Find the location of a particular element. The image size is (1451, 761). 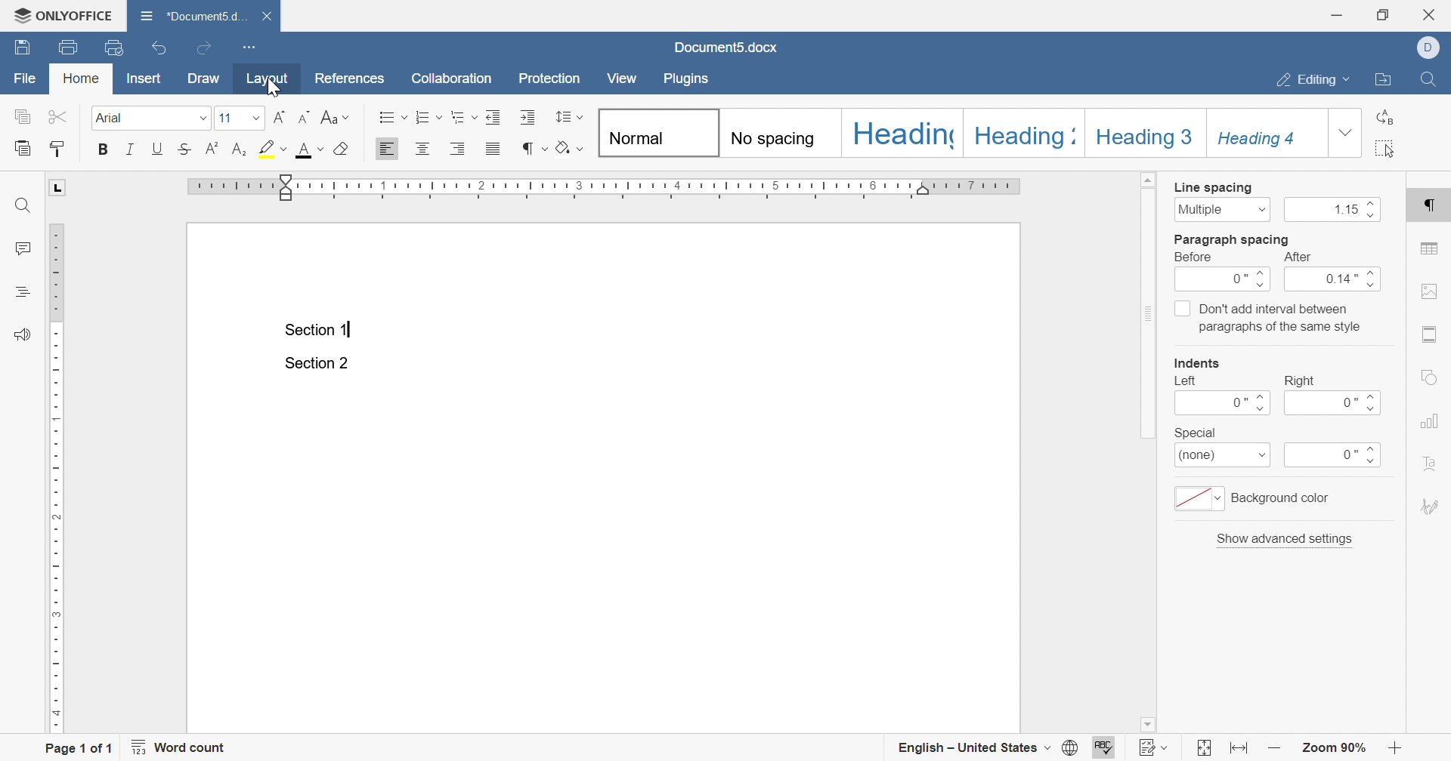

before is located at coordinates (1196, 257).